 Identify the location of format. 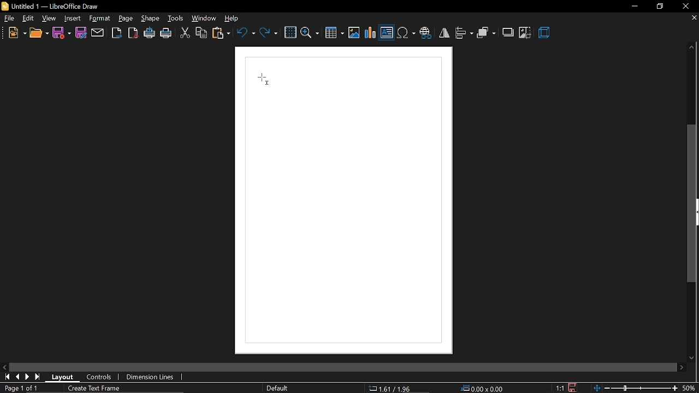
(99, 18).